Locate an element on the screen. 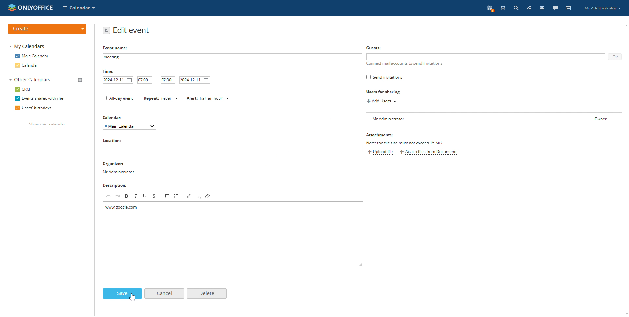  Event name: is located at coordinates (117, 48).